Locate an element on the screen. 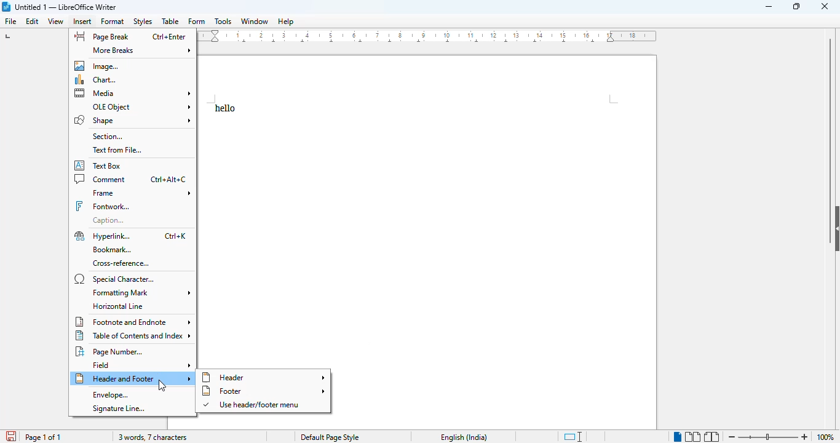  formatting mark is located at coordinates (140, 292).